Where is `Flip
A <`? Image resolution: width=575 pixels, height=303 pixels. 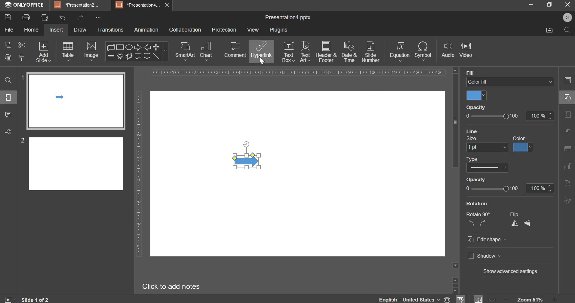 Flip
A < is located at coordinates (521, 221).